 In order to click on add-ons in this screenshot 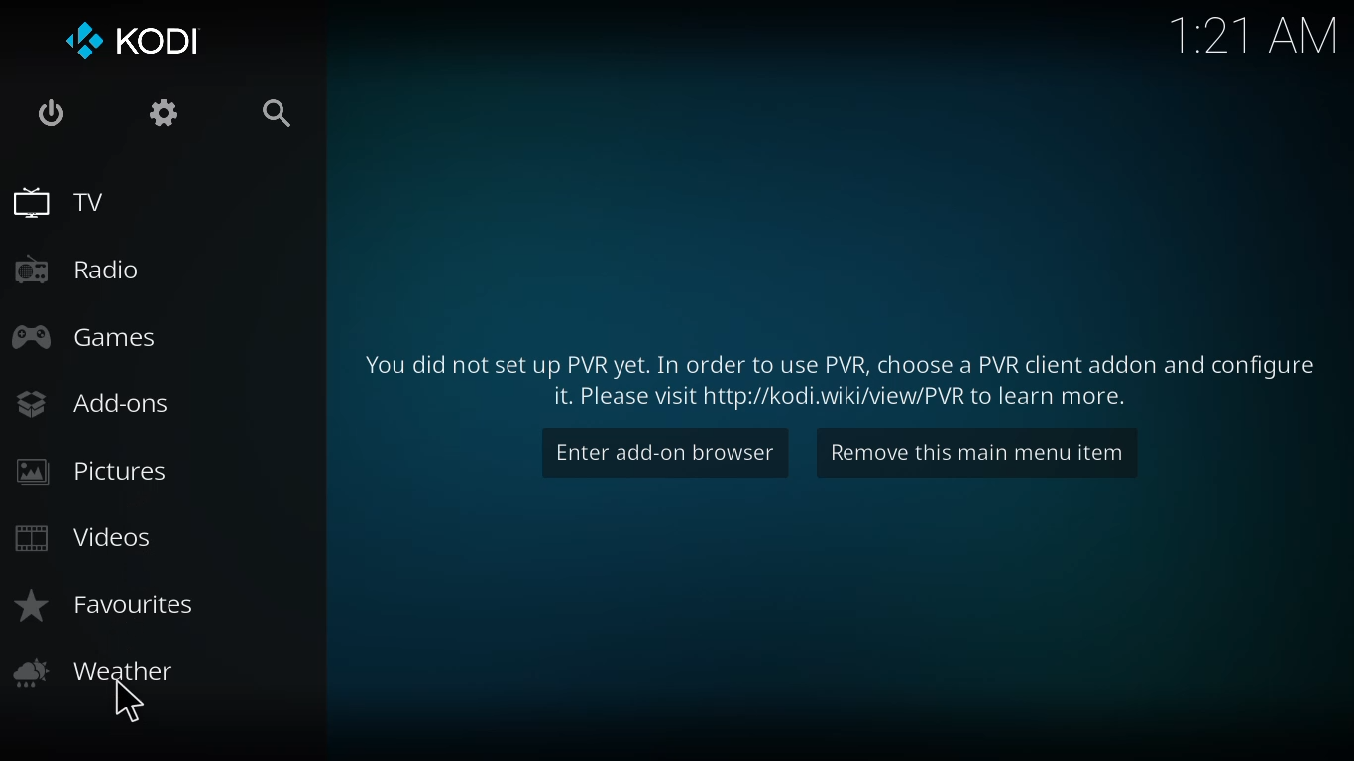, I will do `click(93, 403)`.